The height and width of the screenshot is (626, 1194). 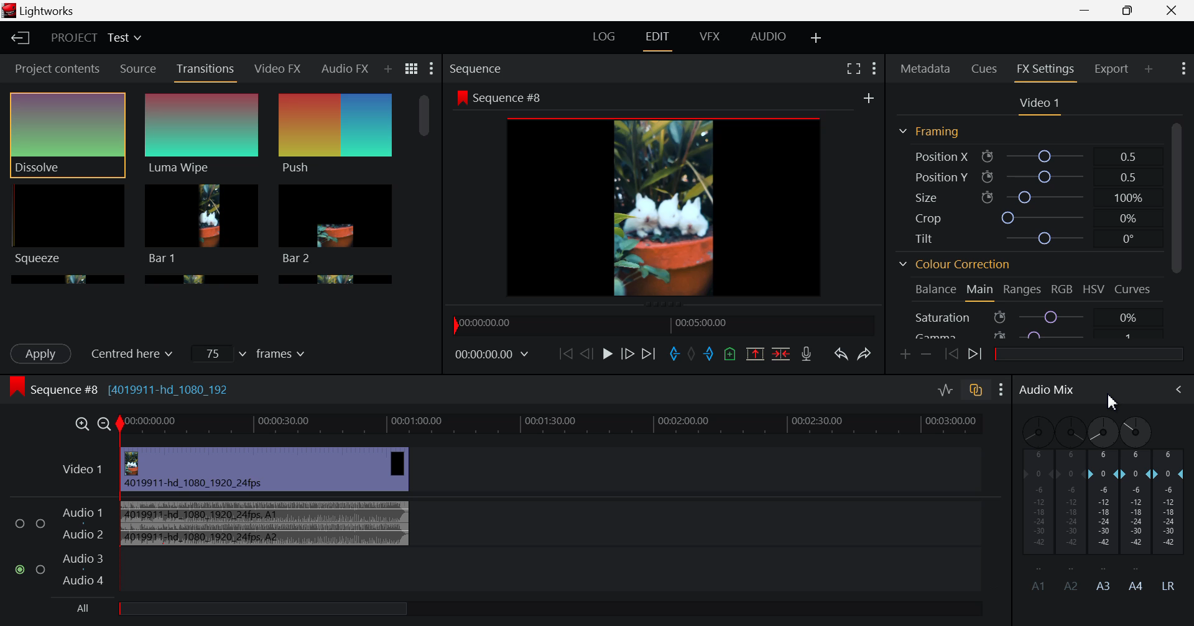 I want to click on Video Settings, so click(x=1040, y=106).